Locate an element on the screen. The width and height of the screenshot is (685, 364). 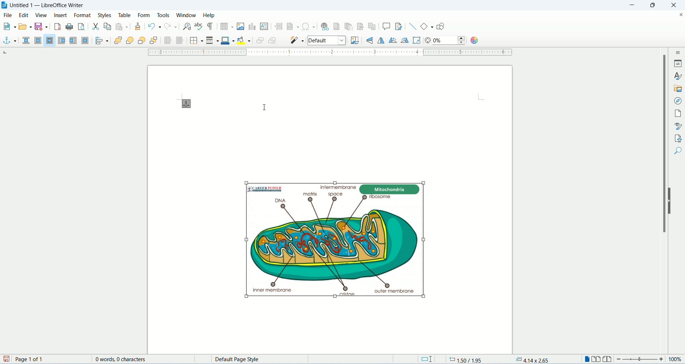
new is located at coordinates (9, 26).